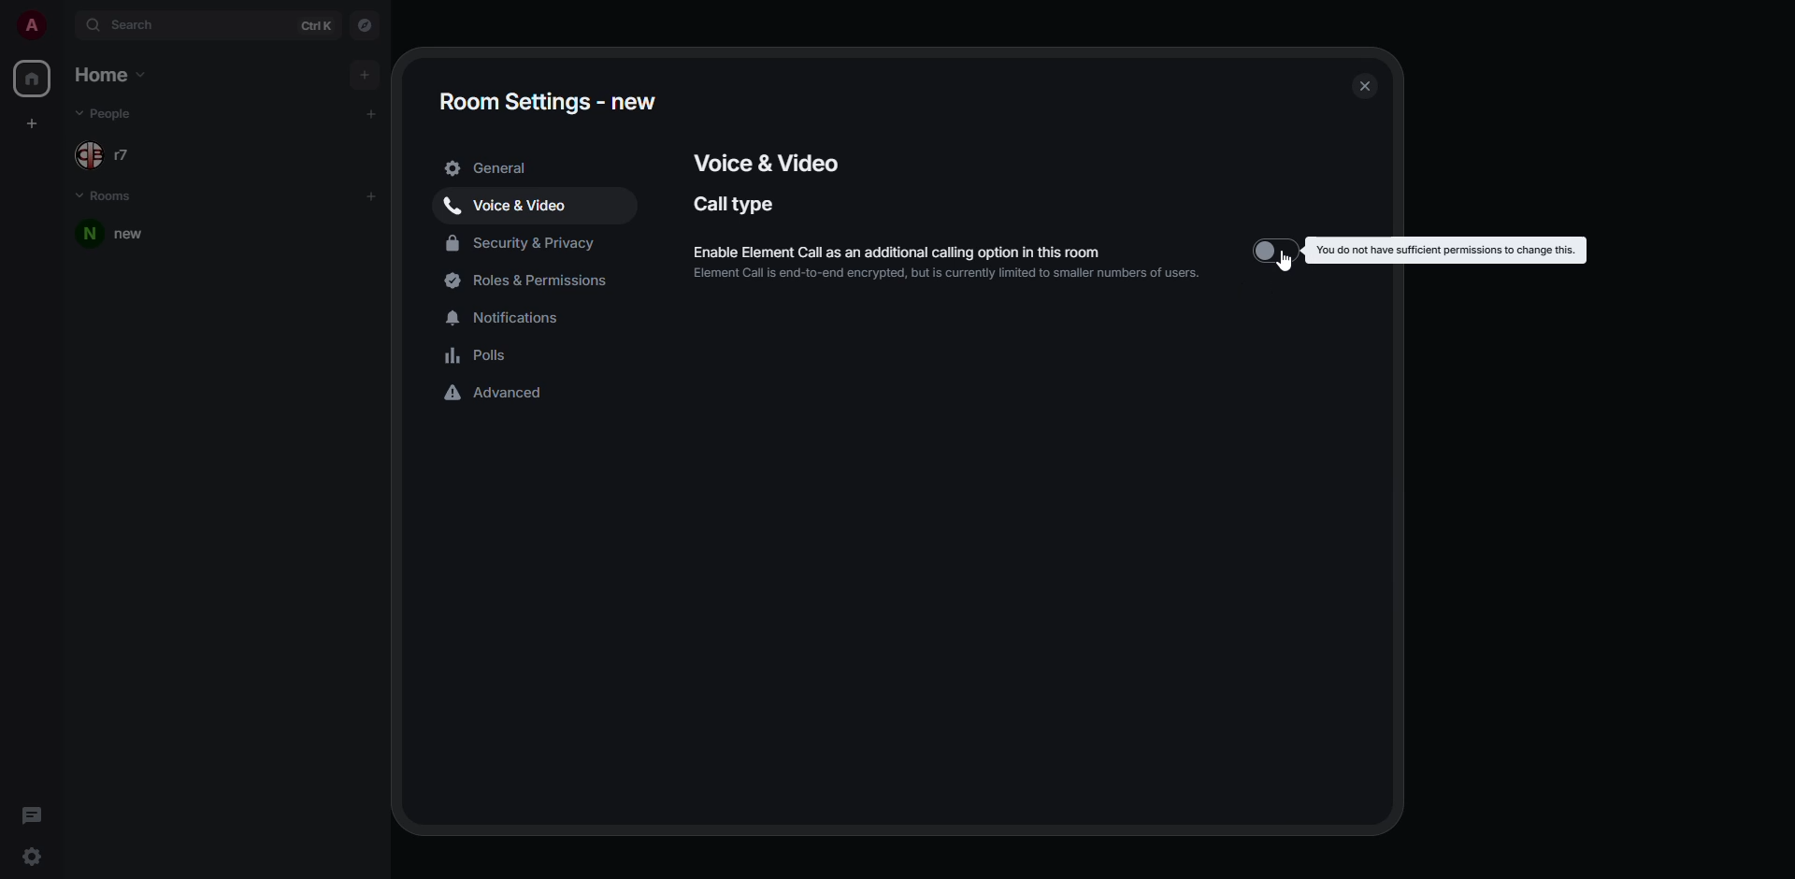 This screenshot has height=879, width=1795. I want to click on people, so click(105, 114).